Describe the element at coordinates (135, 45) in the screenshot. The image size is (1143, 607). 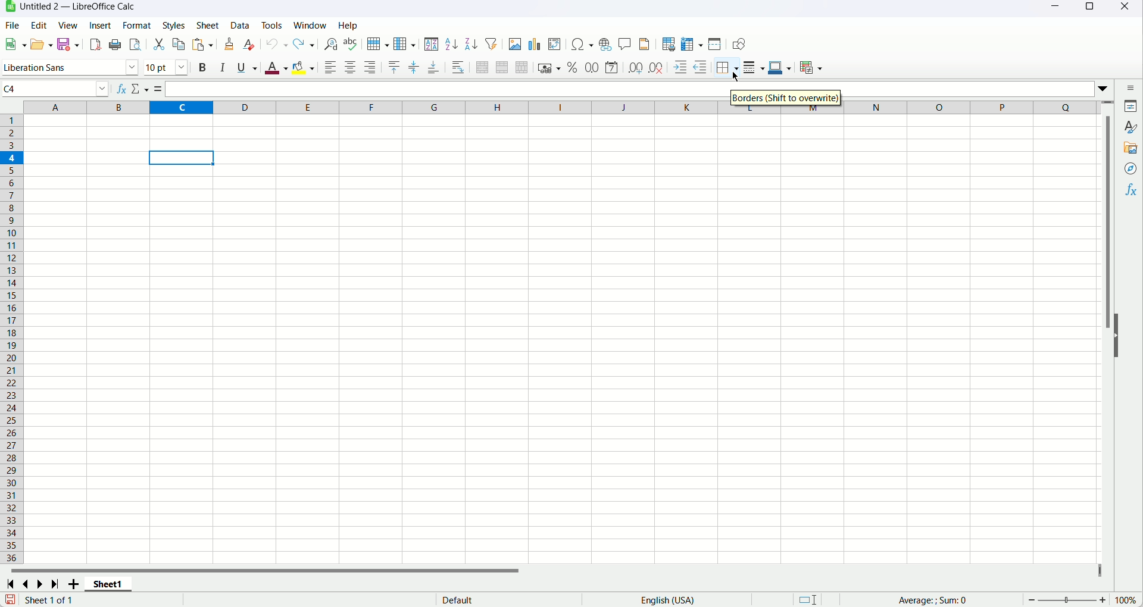
I see `Print preview` at that location.